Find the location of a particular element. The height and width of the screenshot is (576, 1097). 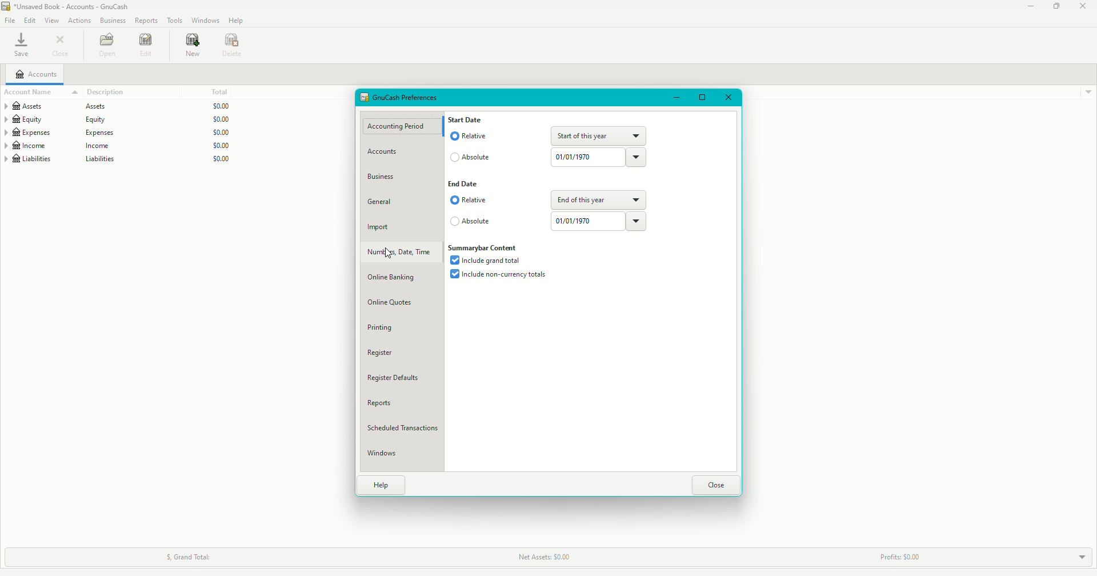

Reports is located at coordinates (146, 21).